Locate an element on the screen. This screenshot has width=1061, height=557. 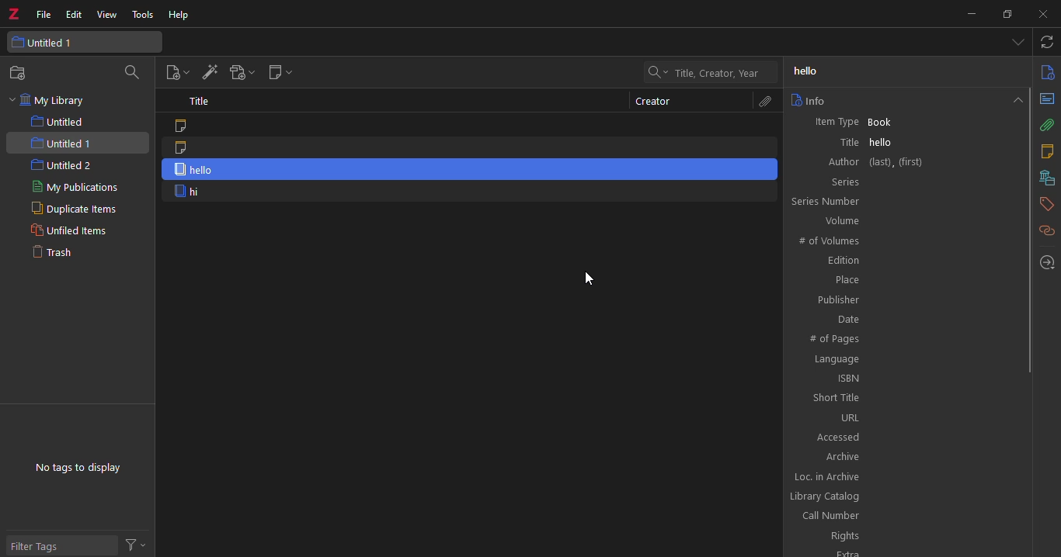
attach is located at coordinates (763, 102).